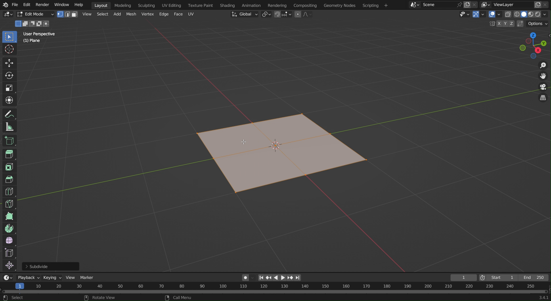 This screenshot has height=301, width=551. Describe the element at coordinates (542, 66) in the screenshot. I see `Zoom` at that location.